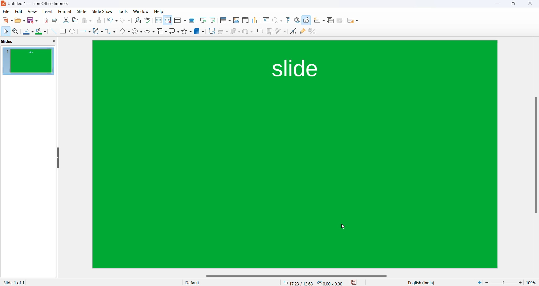 The width and height of the screenshot is (539, 286). I want to click on save, so click(354, 282).